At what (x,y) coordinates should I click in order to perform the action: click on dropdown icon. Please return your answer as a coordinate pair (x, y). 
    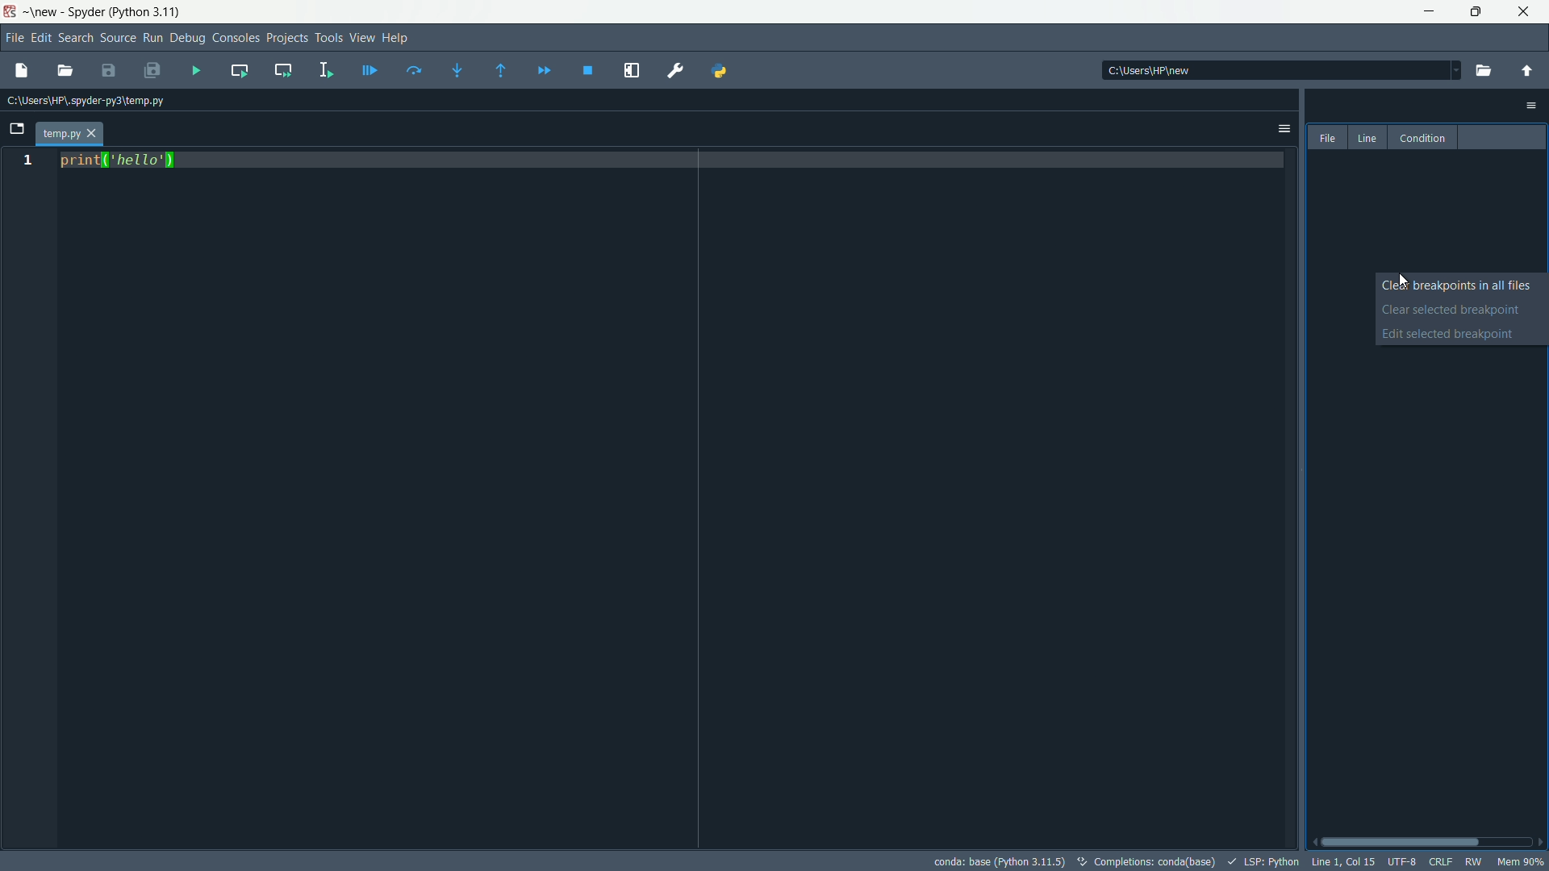
    Looking at the image, I should click on (1447, 69).